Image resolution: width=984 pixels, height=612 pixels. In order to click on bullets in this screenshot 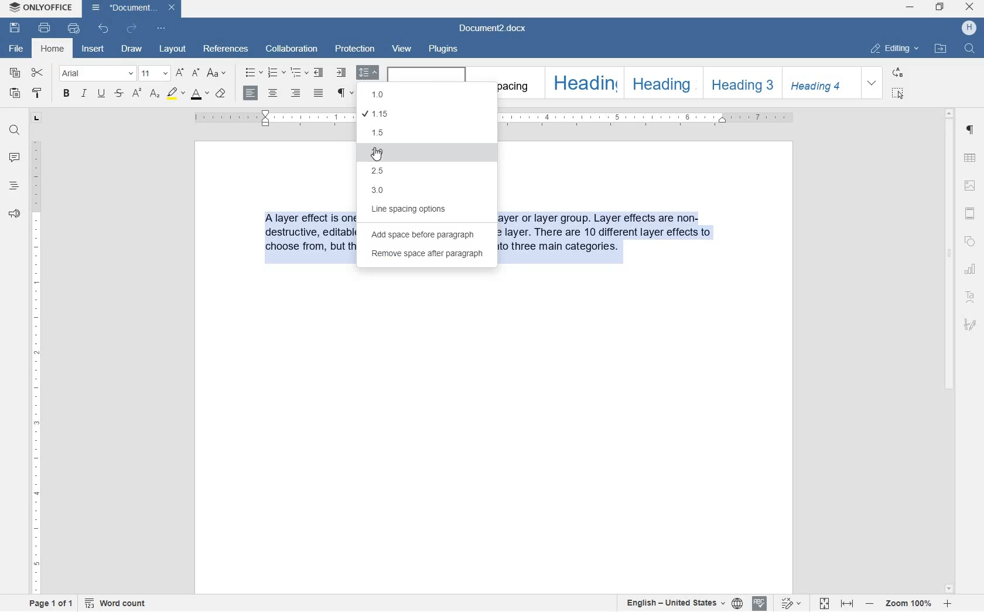, I will do `click(253, 73)`.